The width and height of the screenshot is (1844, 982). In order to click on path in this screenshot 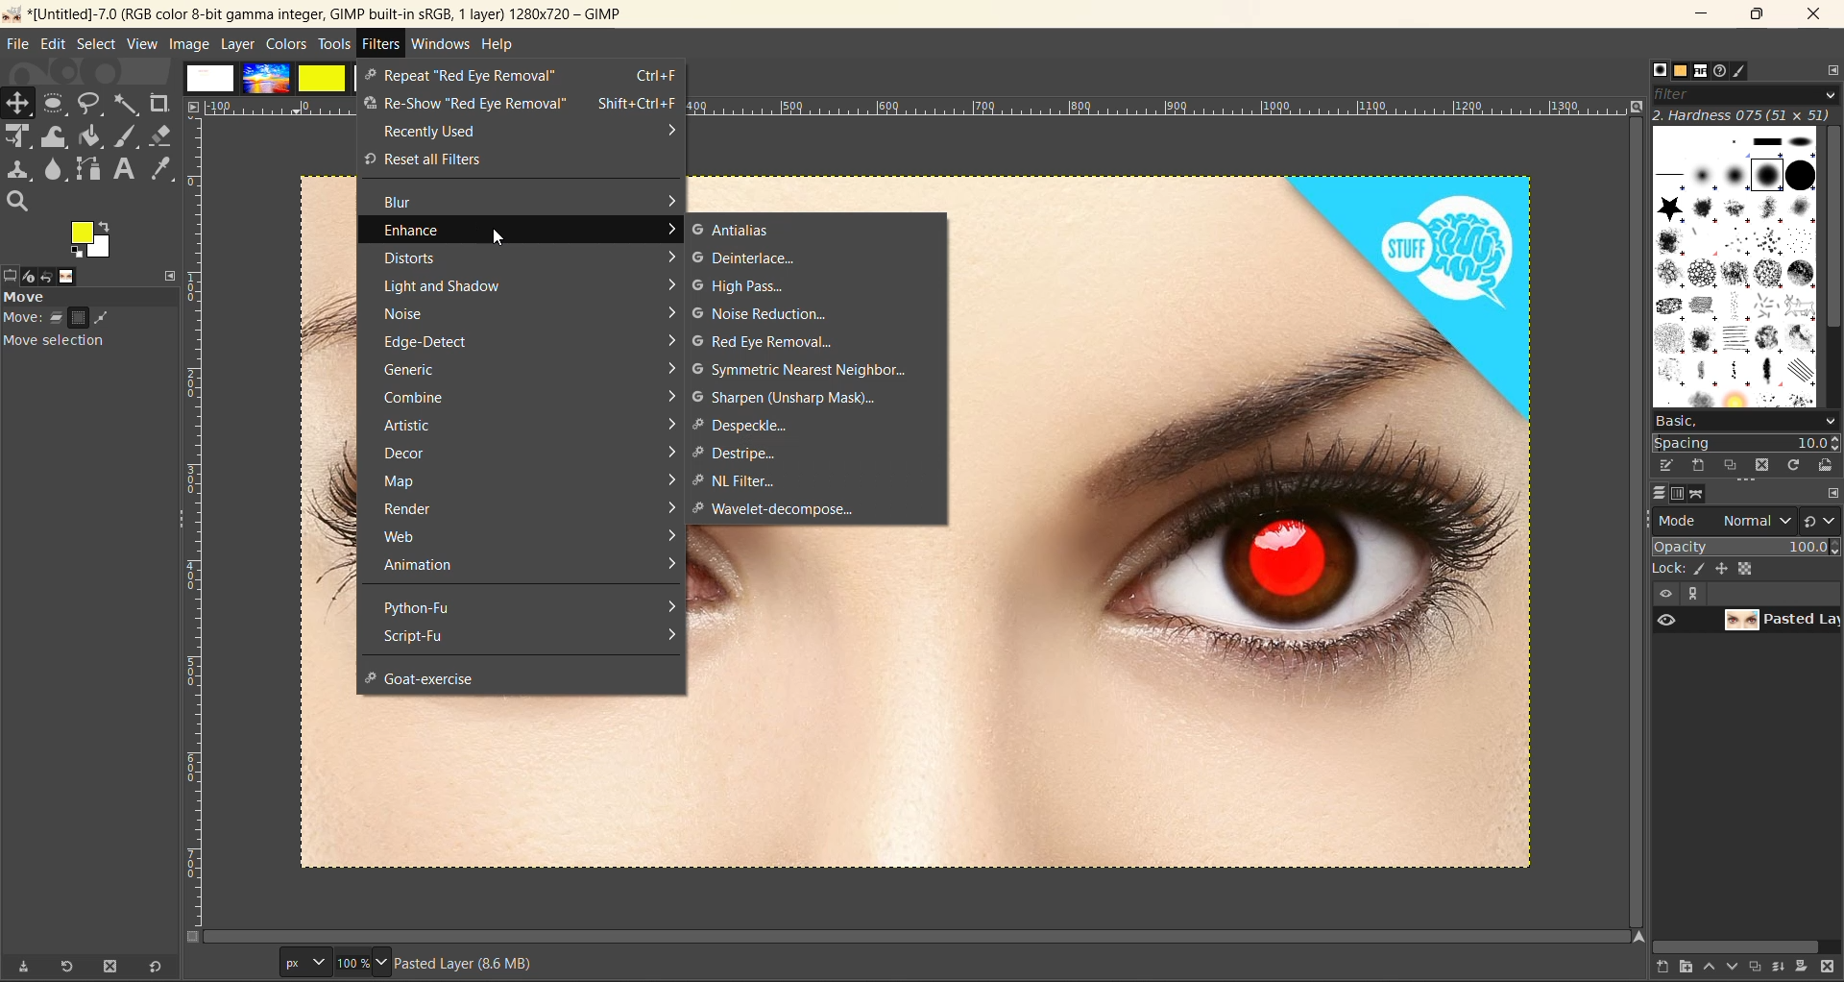, I will do `click(1705, 496)`.